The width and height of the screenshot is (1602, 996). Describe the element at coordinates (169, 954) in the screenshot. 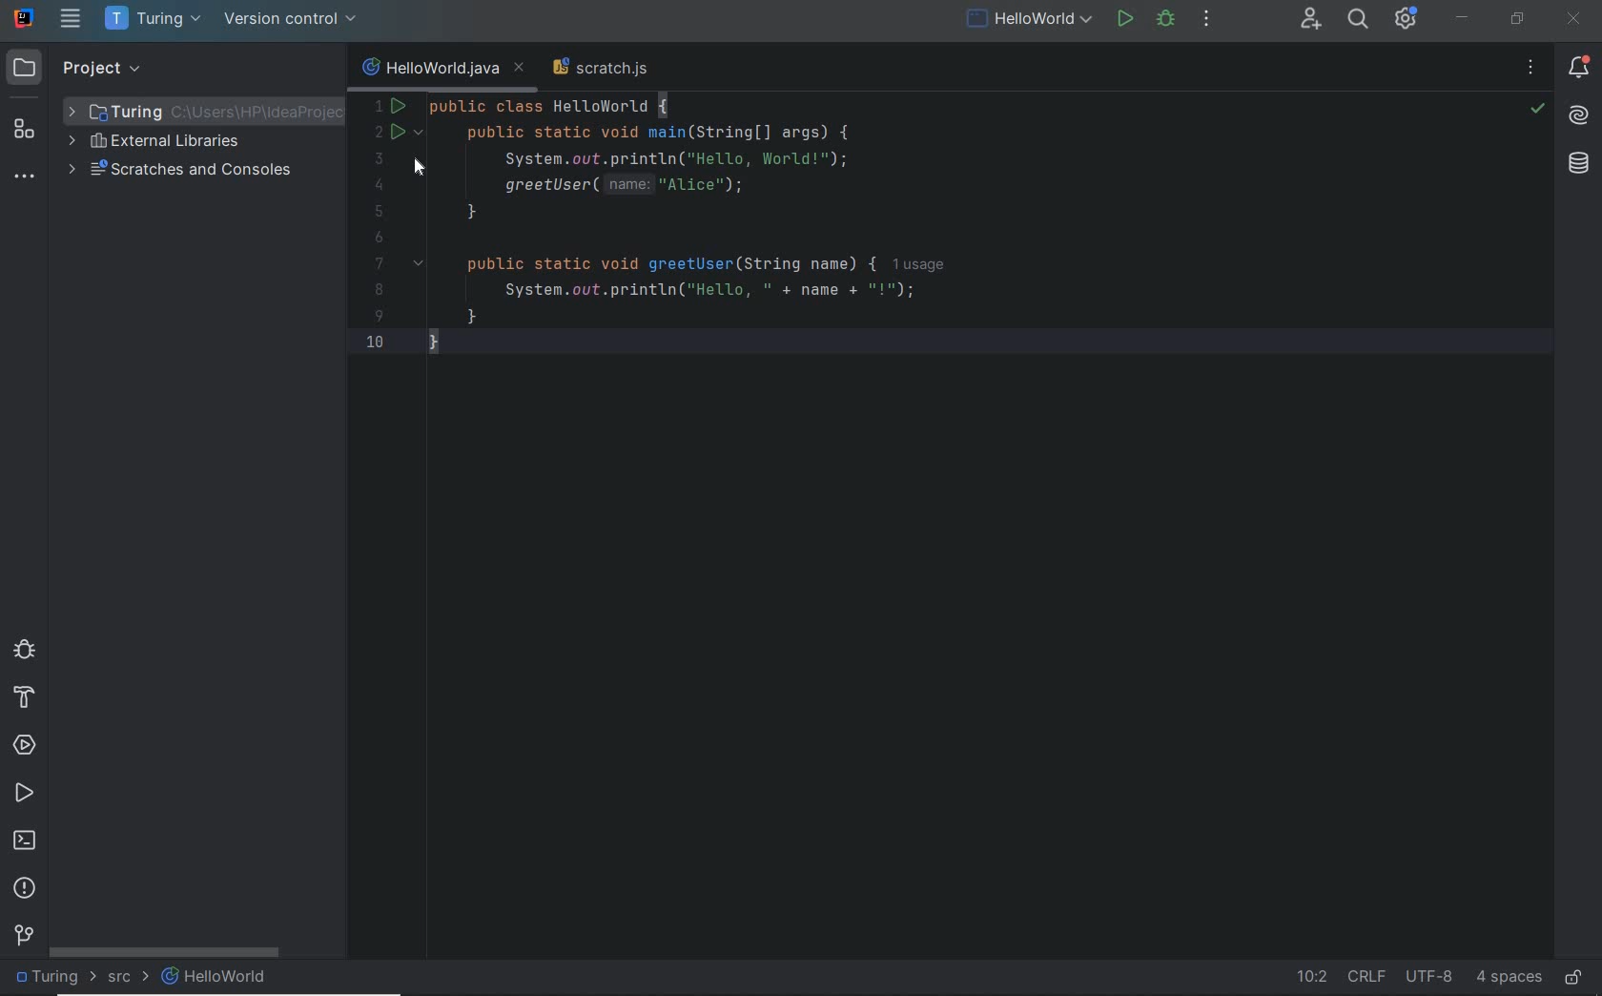

I see `scroll bar` at that location.